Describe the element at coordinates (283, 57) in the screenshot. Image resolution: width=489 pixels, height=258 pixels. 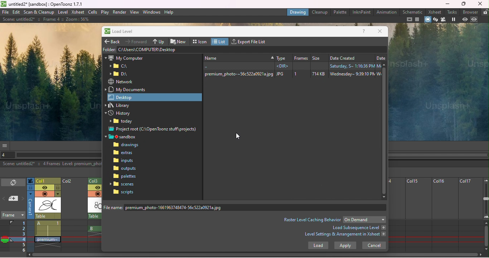
I see `Type` at that location.